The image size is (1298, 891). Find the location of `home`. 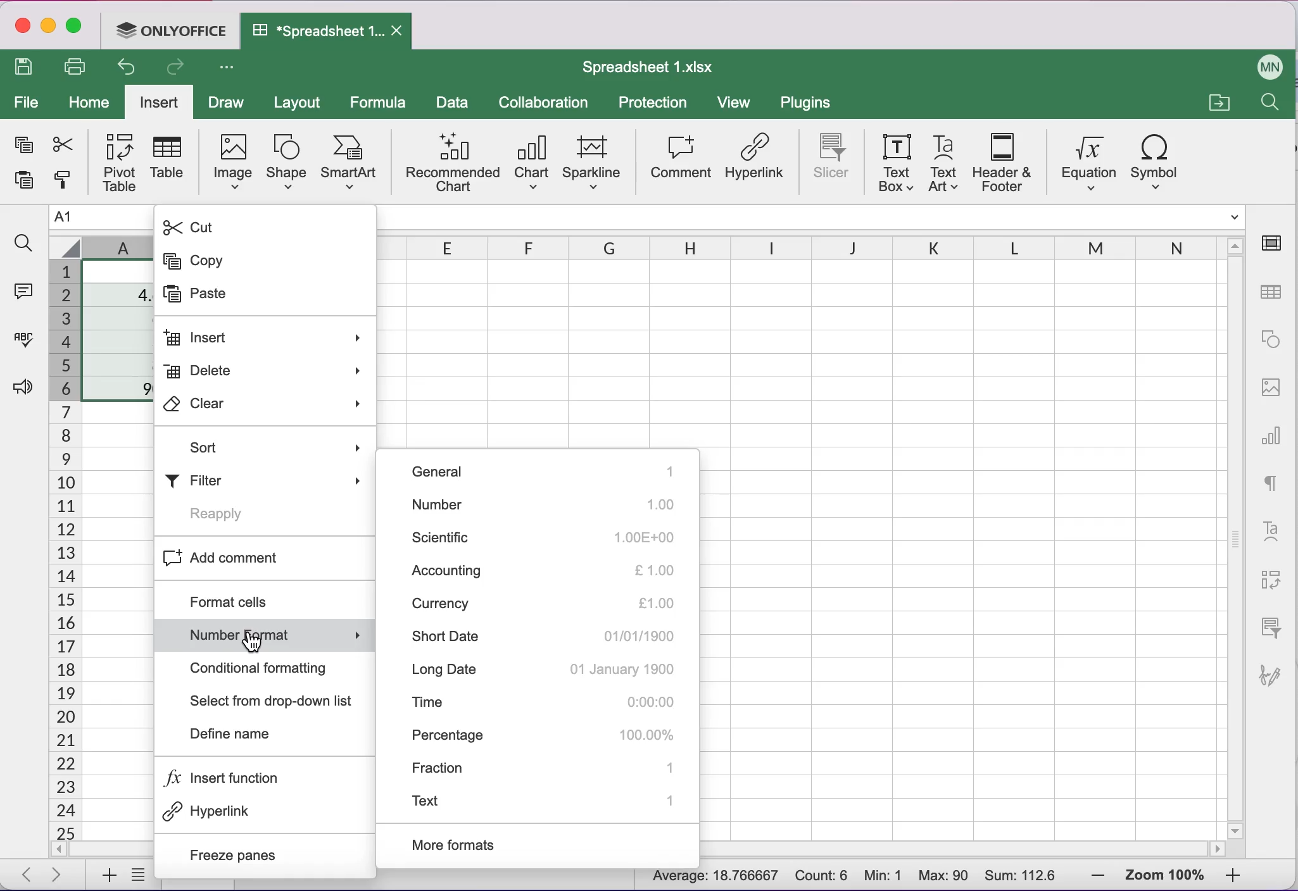

home is located at coordinates (91, 103).